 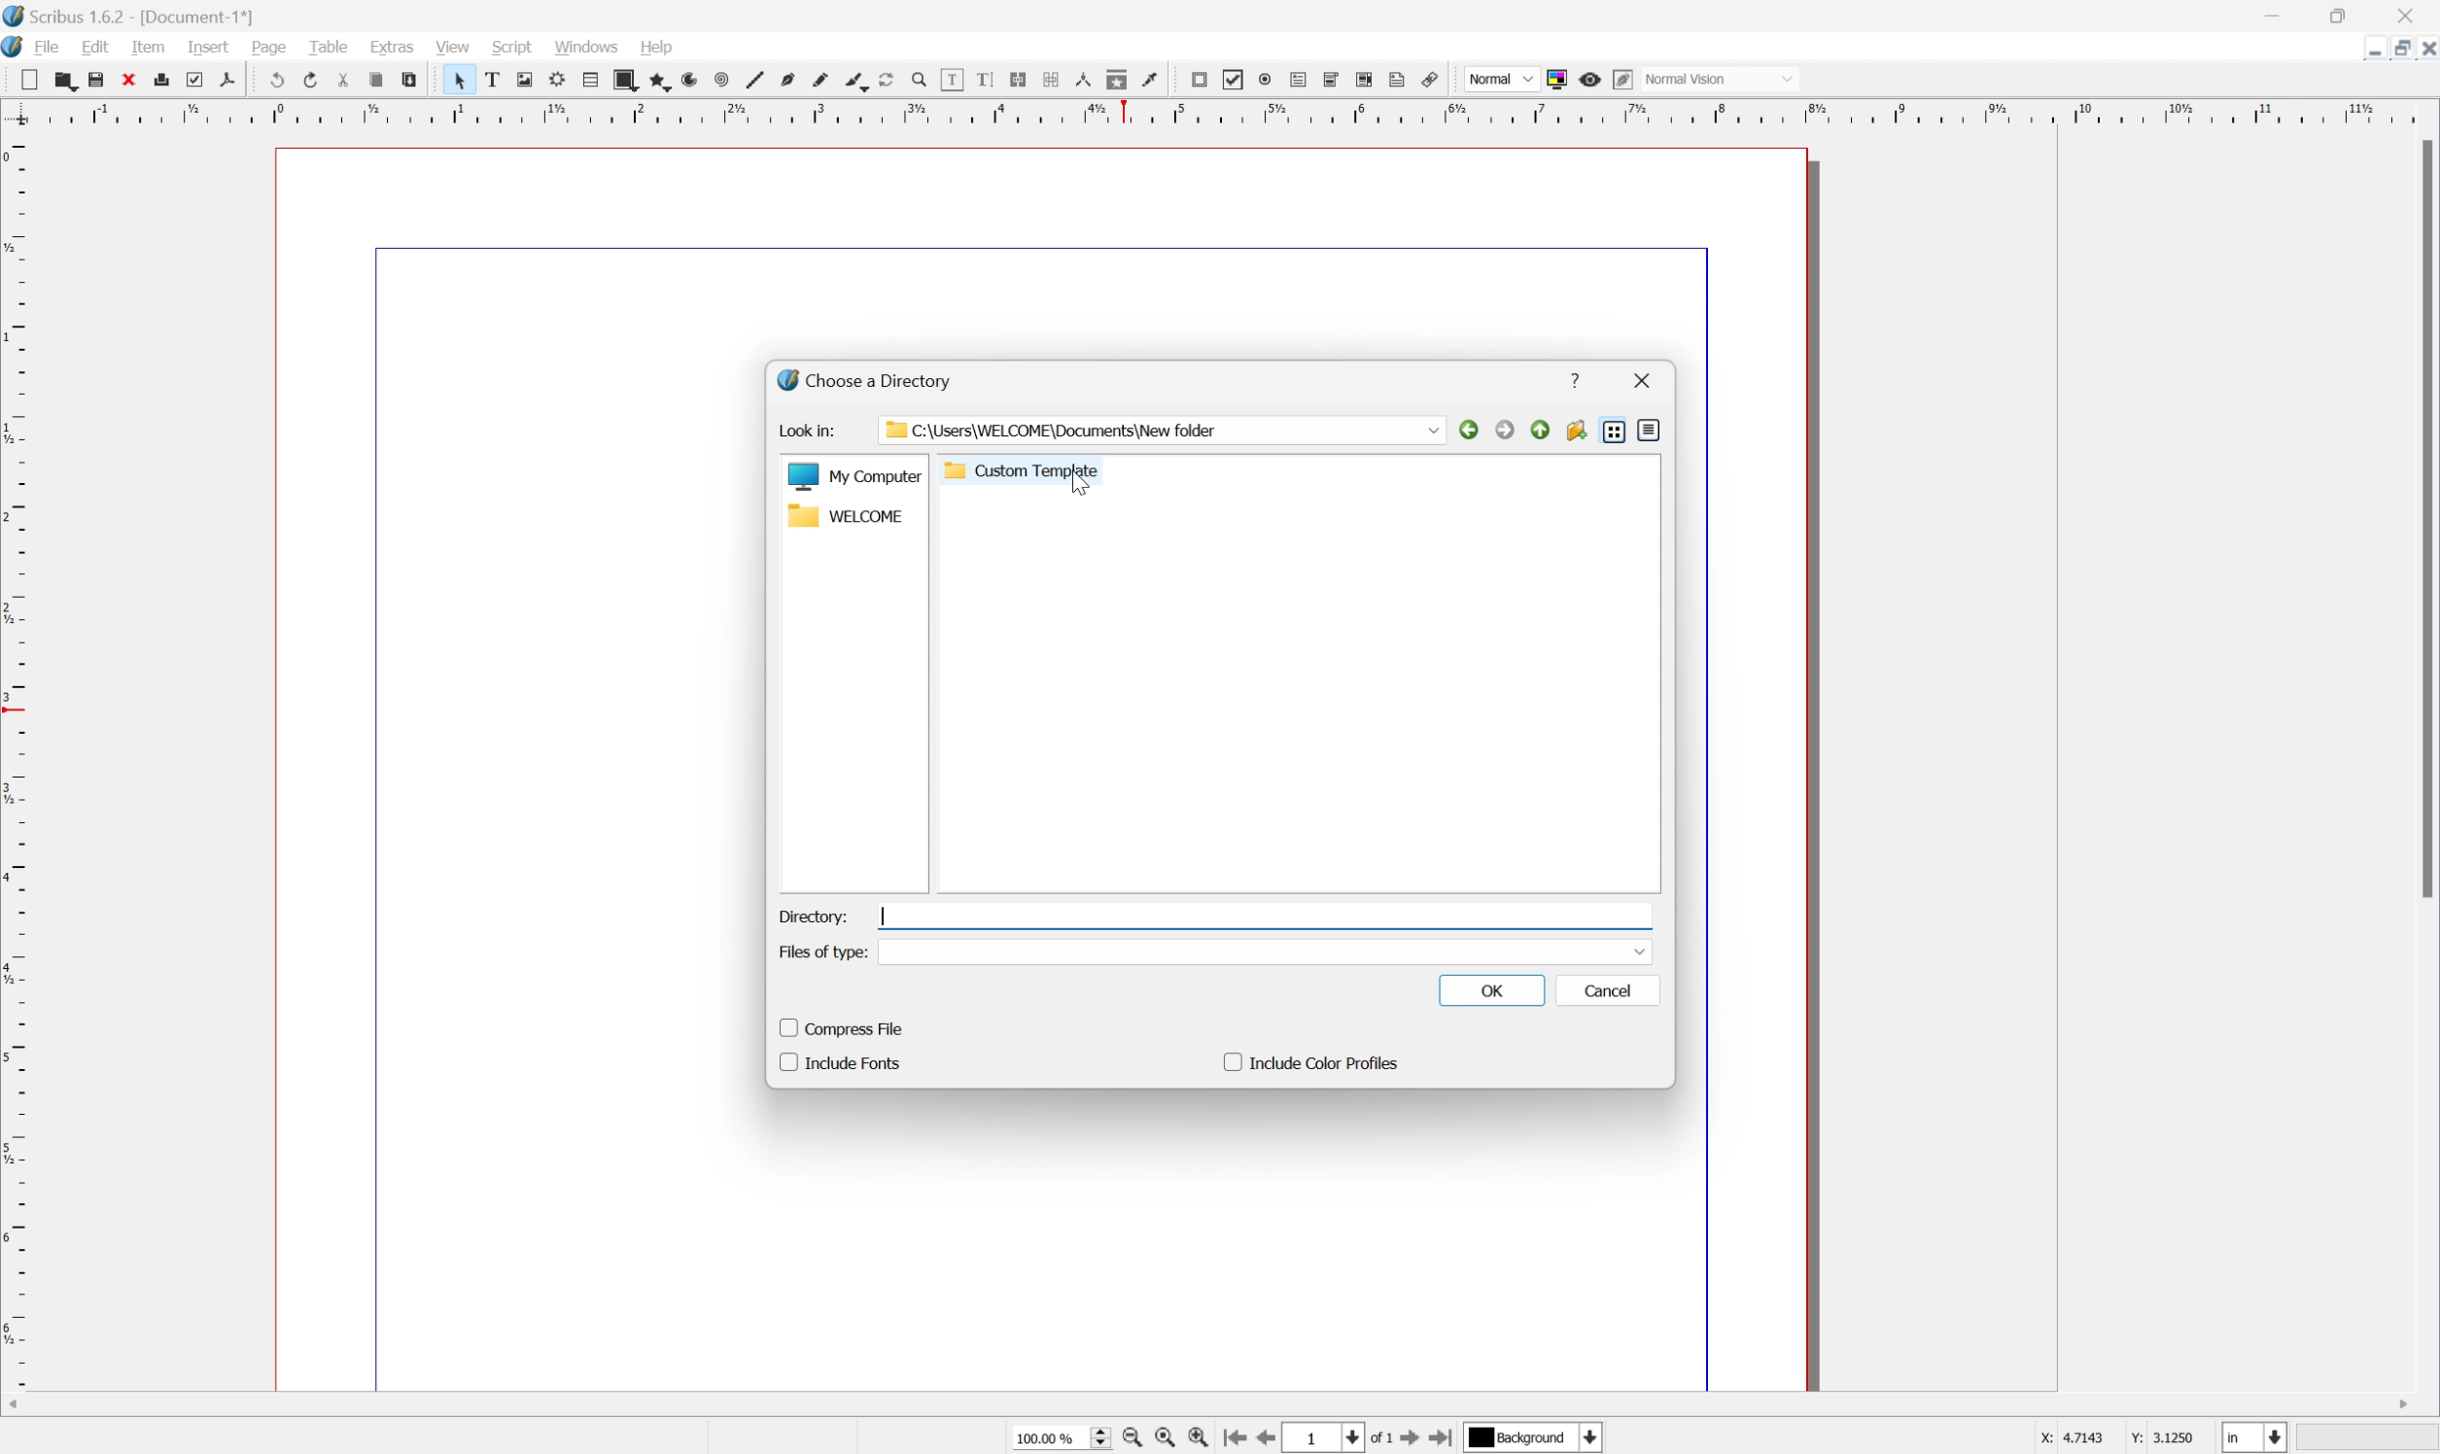 What do you see at coordinates (1442, 1440) in the screenshot?
I see `Go to last page` at bounding box center [1442, 1440].